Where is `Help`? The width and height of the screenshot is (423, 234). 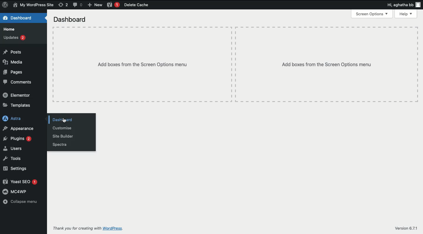 Help is located at coordinates (406, 14).